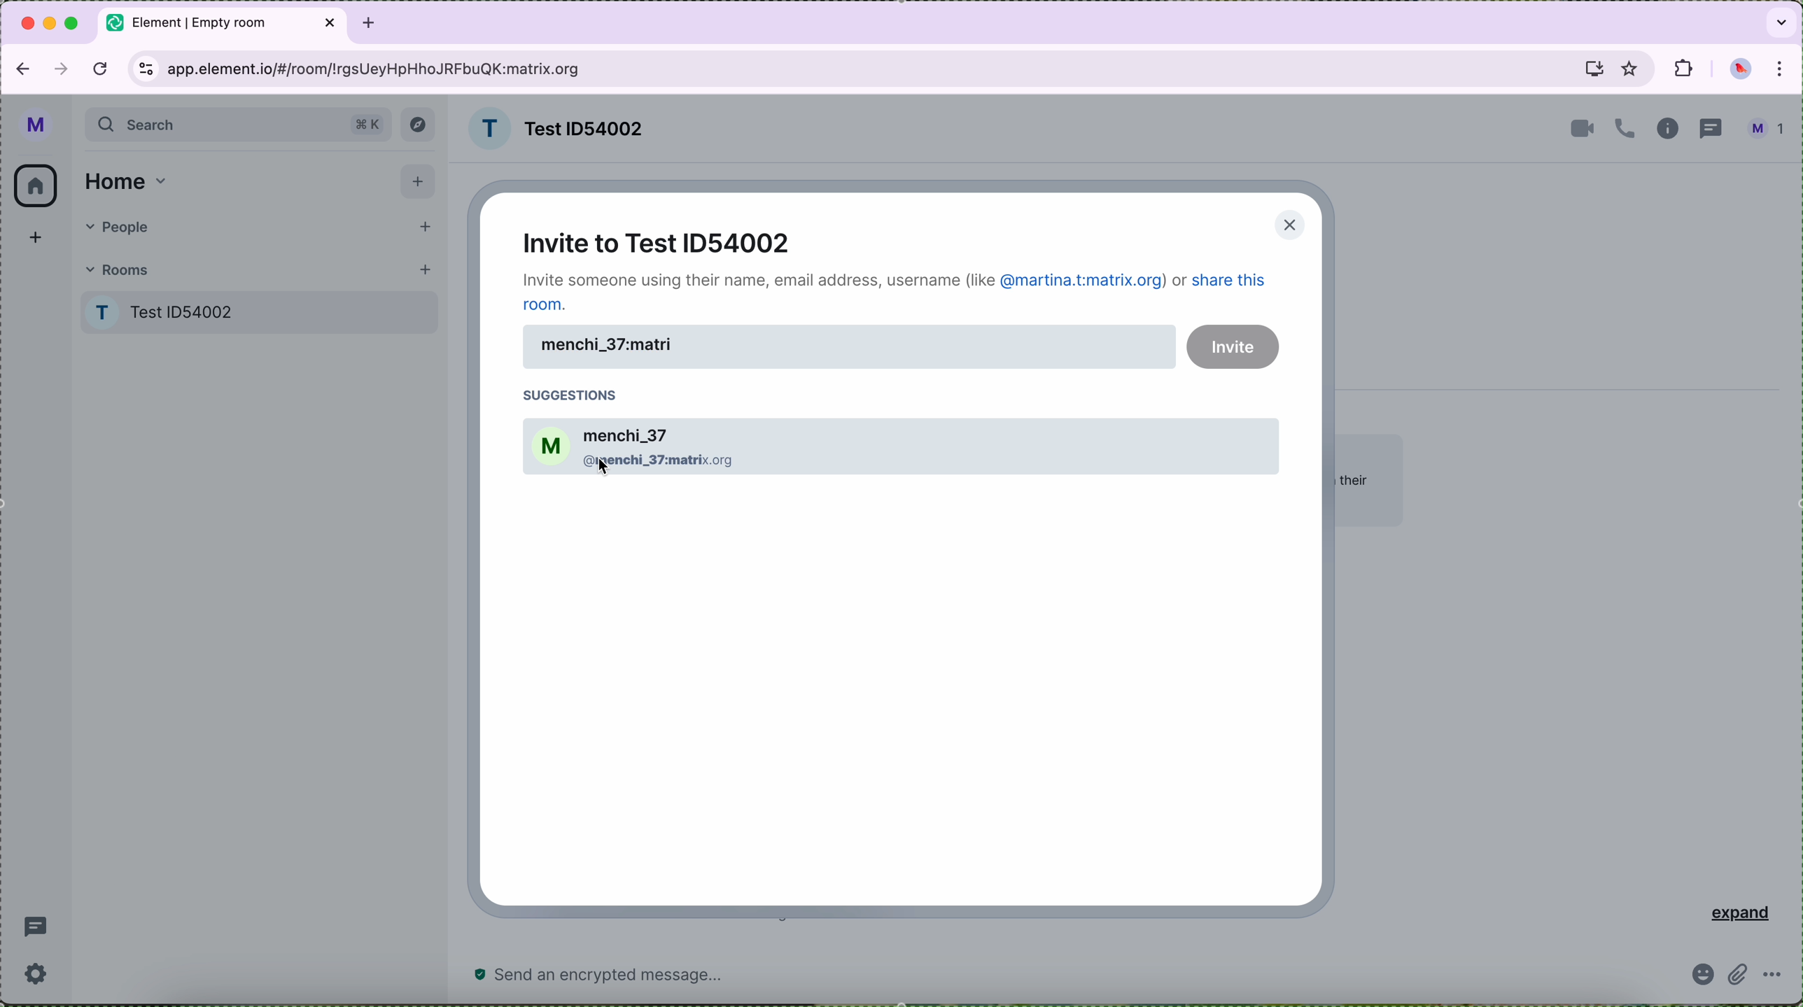  What do you see at coordinates (1711, 128) in the screenshot?
I see `threads` at bounding box center [1711, 128].